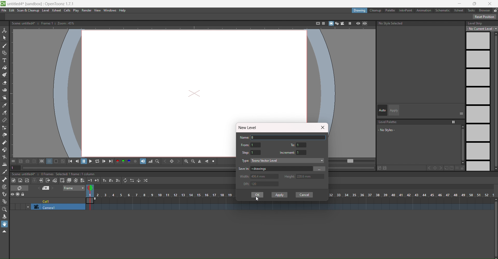 This screenshot has height=259, width=498. What do you see at coordinates (319, 168) in the screenshot?
I see `Browse` at bounding box center [319, 168].